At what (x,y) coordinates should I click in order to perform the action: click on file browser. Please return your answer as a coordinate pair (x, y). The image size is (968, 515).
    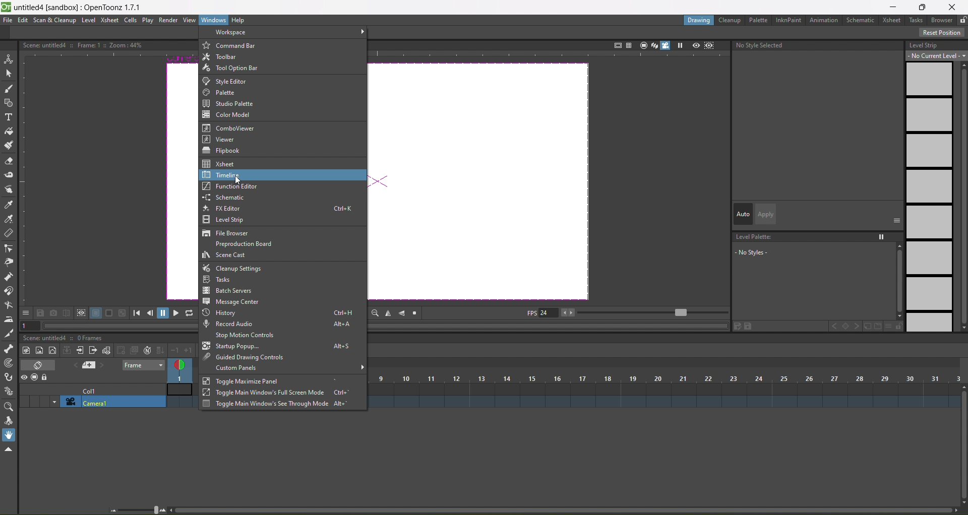
    Looking at the image, I should click on (226, 234).